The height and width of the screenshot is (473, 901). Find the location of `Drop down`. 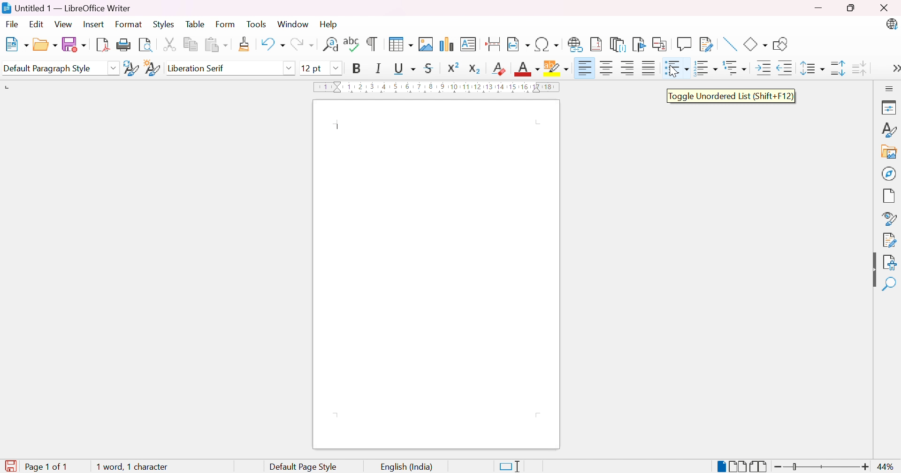

Drop down is located at coordinates (113, 67).